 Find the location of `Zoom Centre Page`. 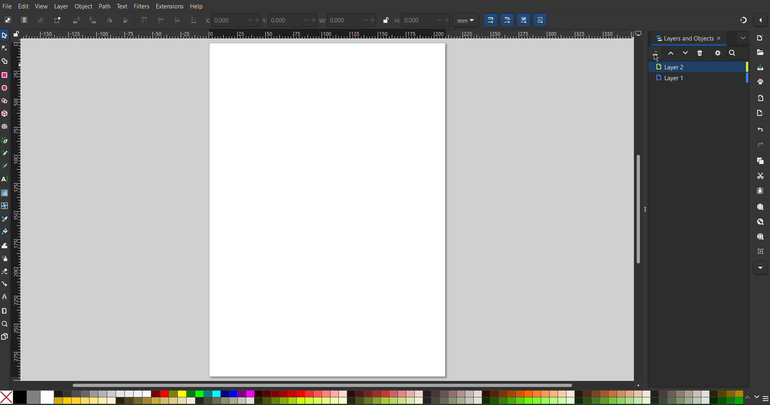

Zoom Centre Page is located at coordinates (759, 251).